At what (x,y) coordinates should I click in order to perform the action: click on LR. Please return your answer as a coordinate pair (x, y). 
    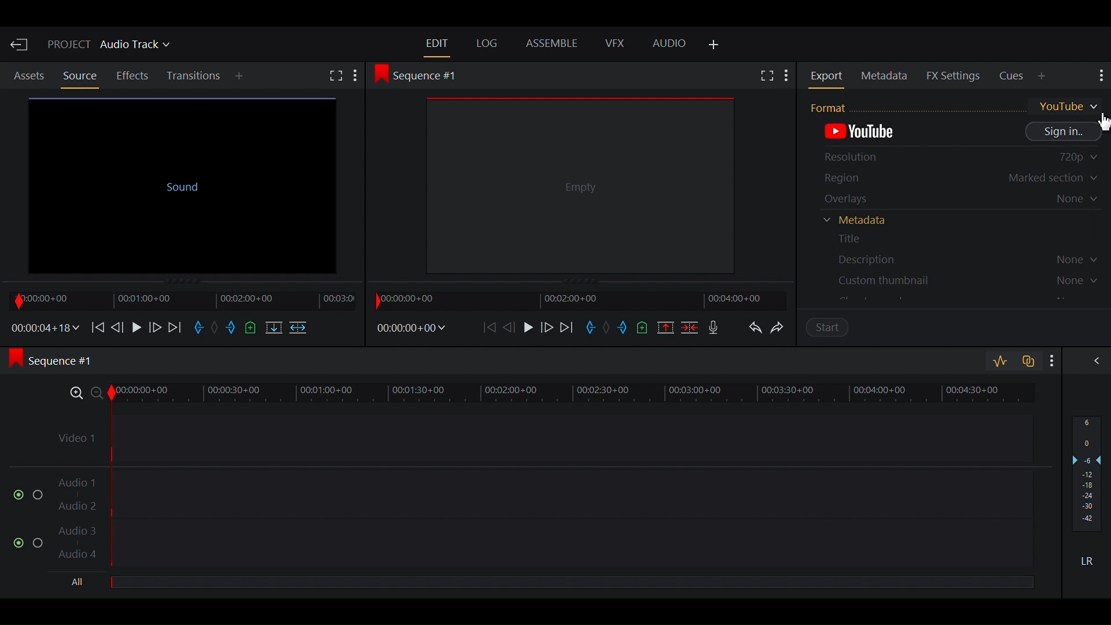
    Looking at the image, I should click on (1091, 561).